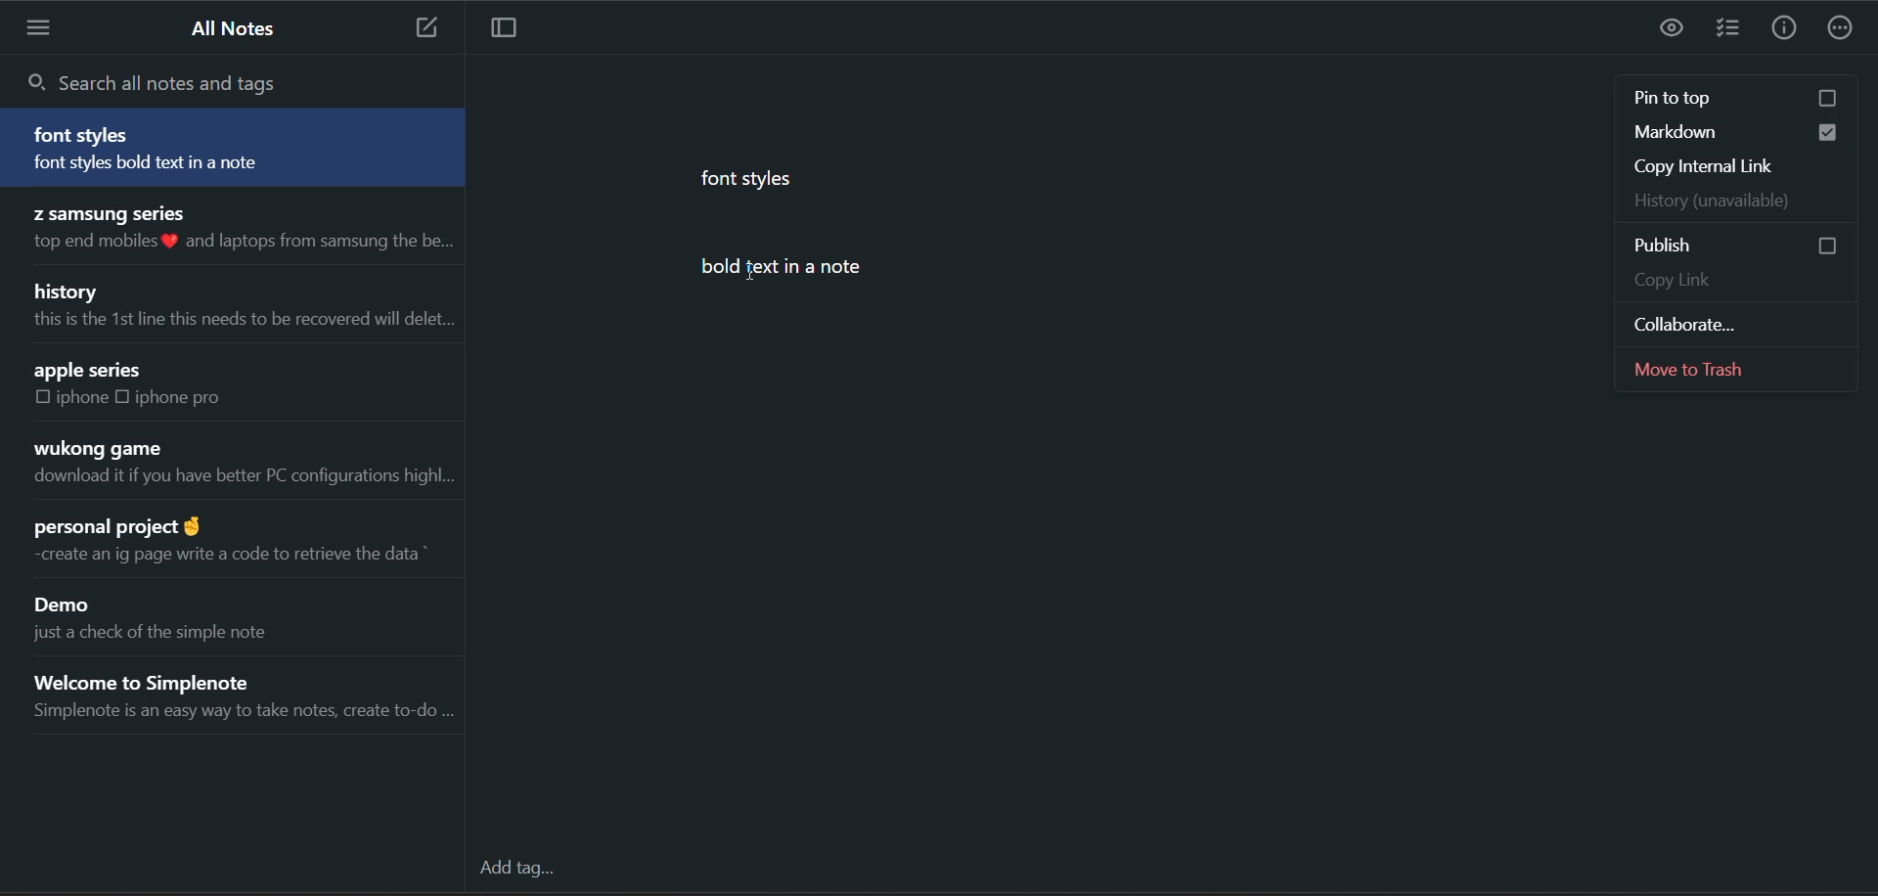 The height and width of the screenshot is (896, 1878). I want to click on checkbox, so click(1831, 133).